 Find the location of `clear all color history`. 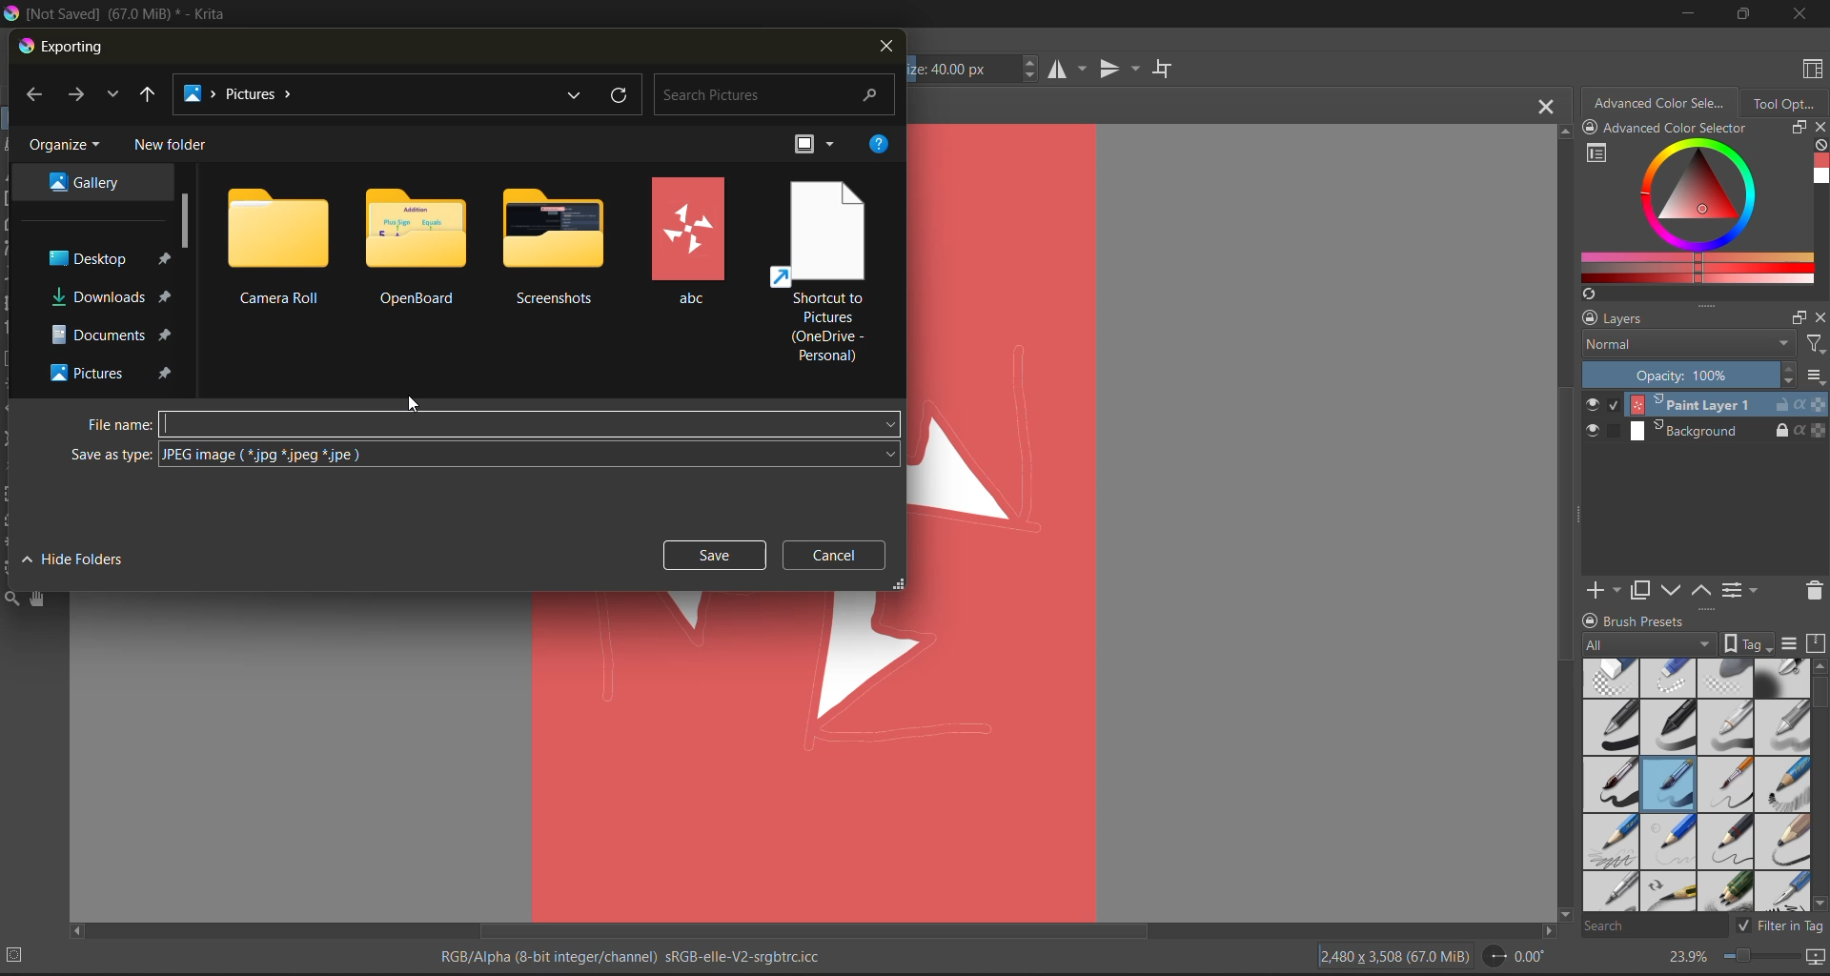

clear all color history is located at coordinates (1817, 144).